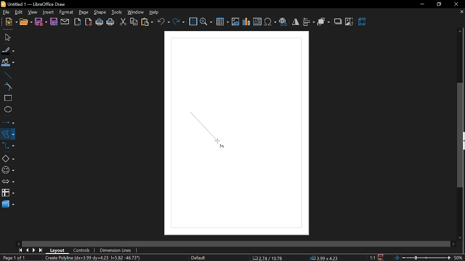 Image resolution: width=465 pixels, height=261 pixels. I want to click on controls, so click(83, 250).